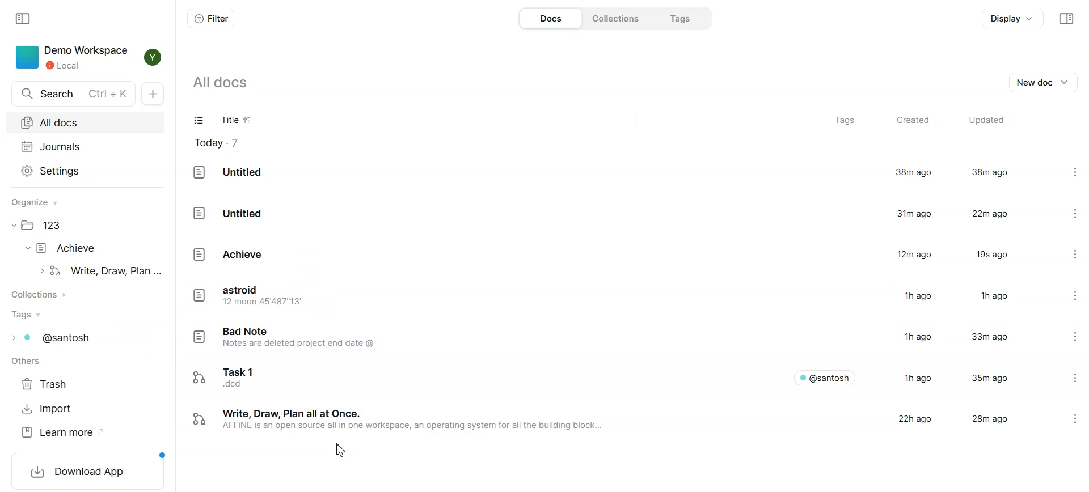  Describe the element at coordinates (1065, 254) in the screenshot. I see `Settings` at that location.